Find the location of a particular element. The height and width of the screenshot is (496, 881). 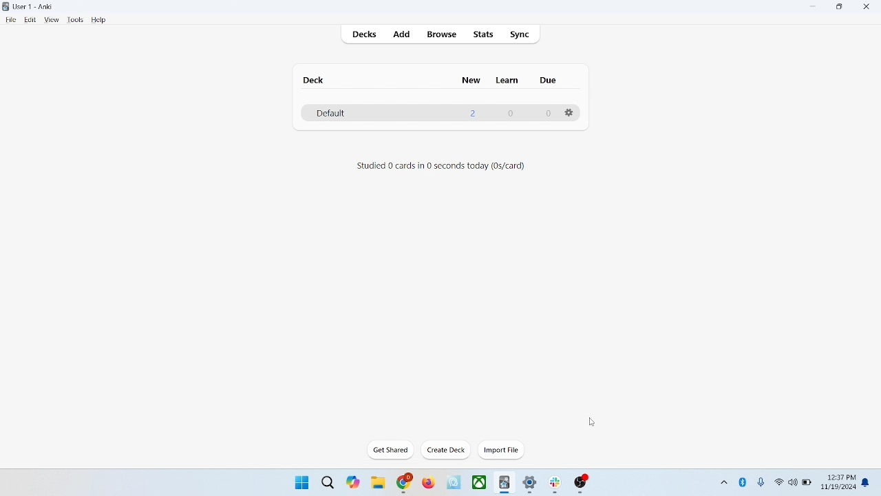

minimize is located at coordinates (814, 7).